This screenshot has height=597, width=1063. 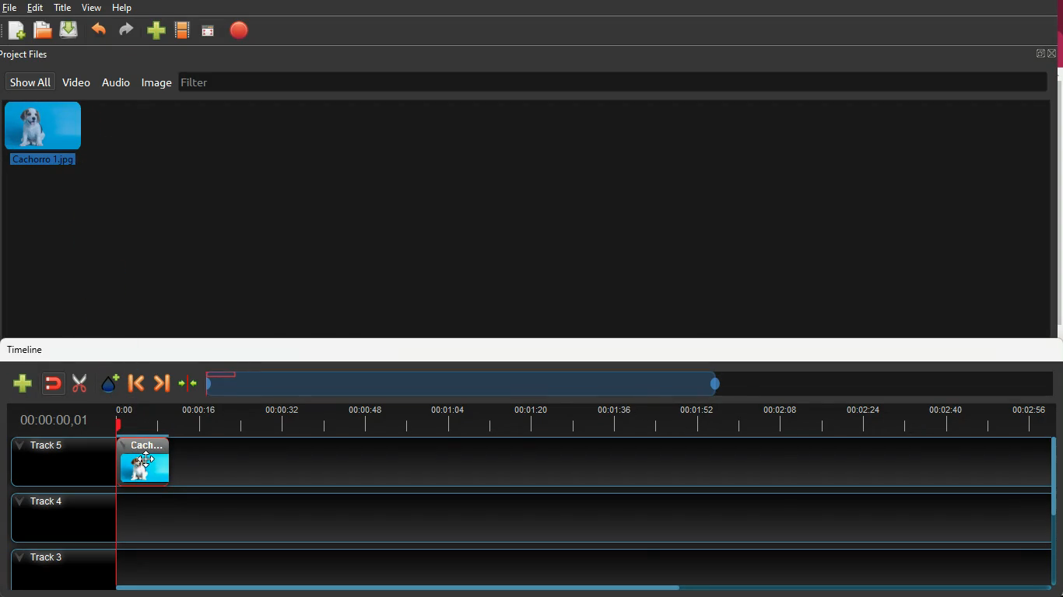 I want to click on video, so click(x=143, y=459).